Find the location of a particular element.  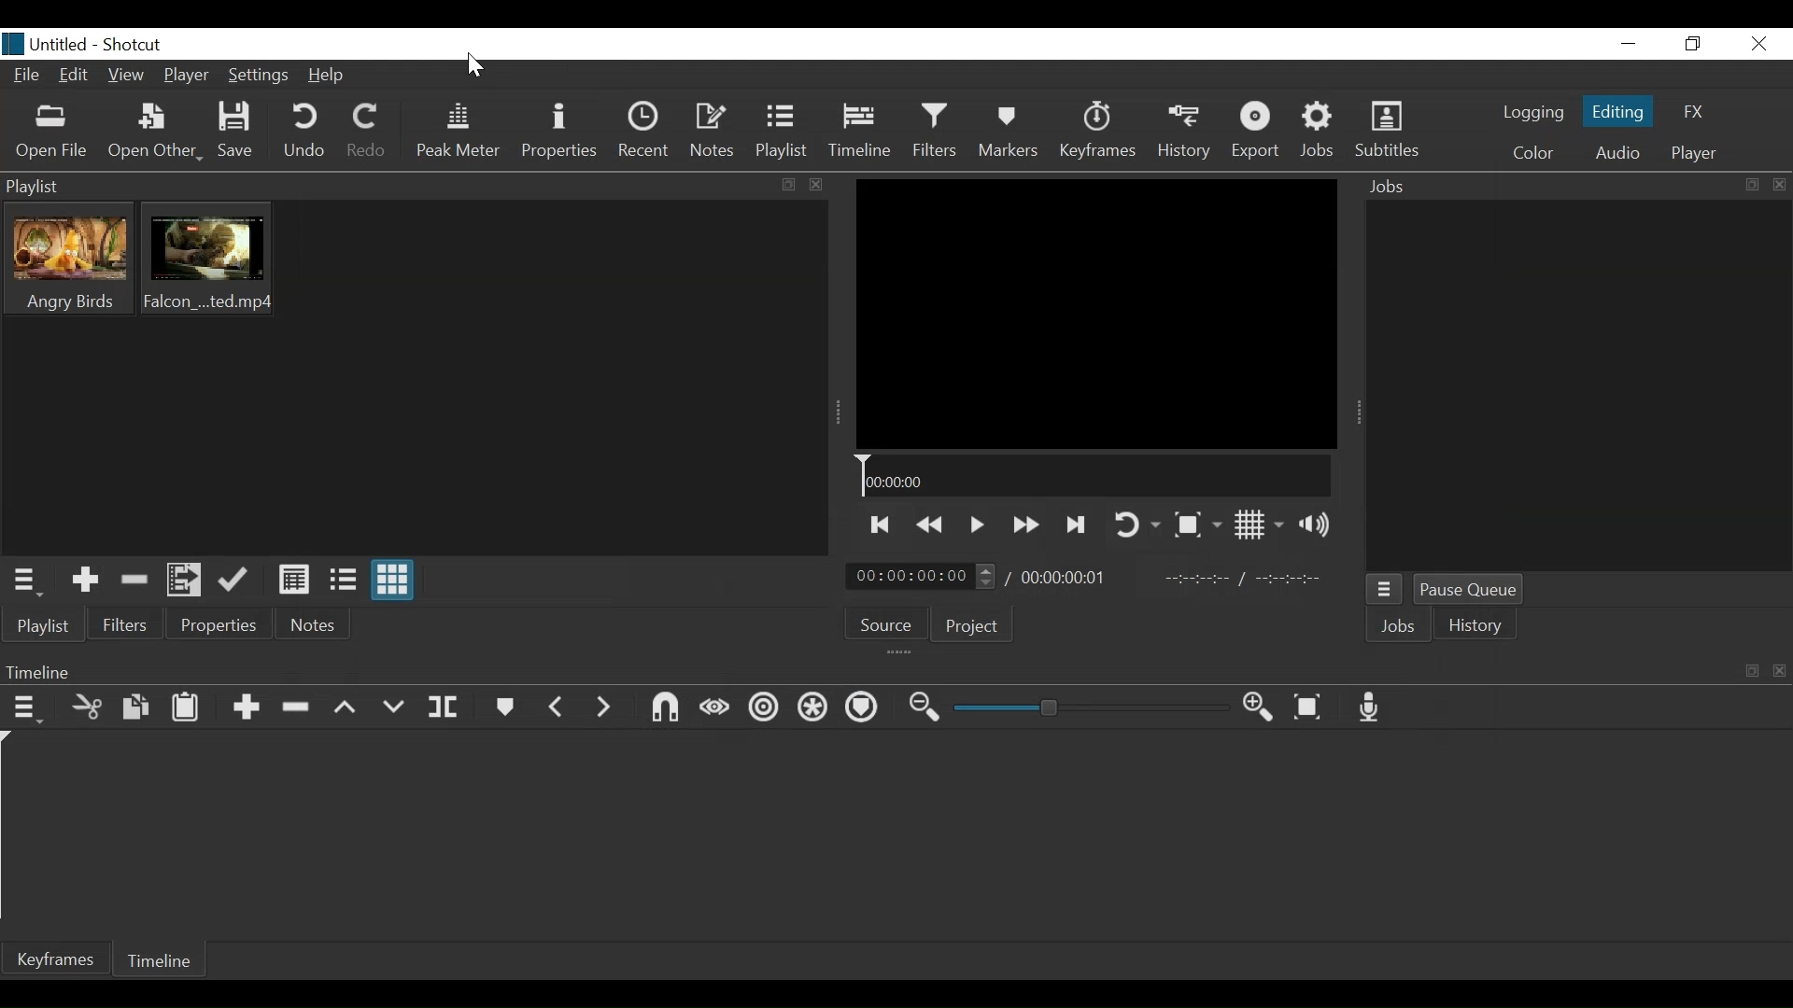

Filters is located at coordinates (126, 623).